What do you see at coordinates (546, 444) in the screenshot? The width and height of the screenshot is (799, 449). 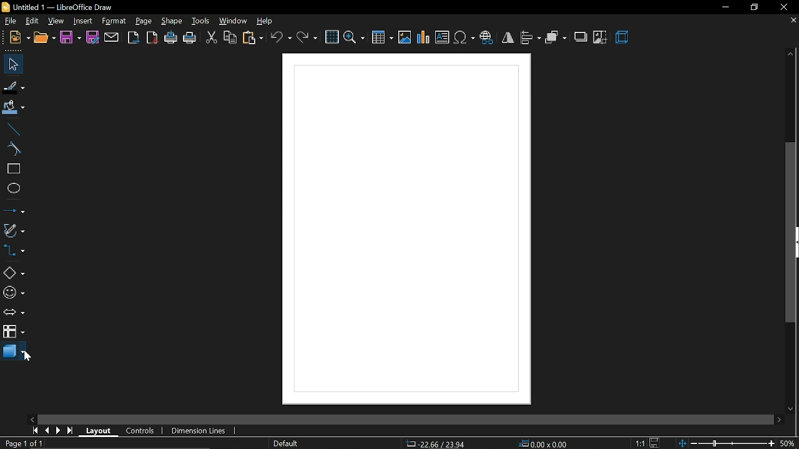 I see `0.00x0.00` at bounding box center [546, 444].